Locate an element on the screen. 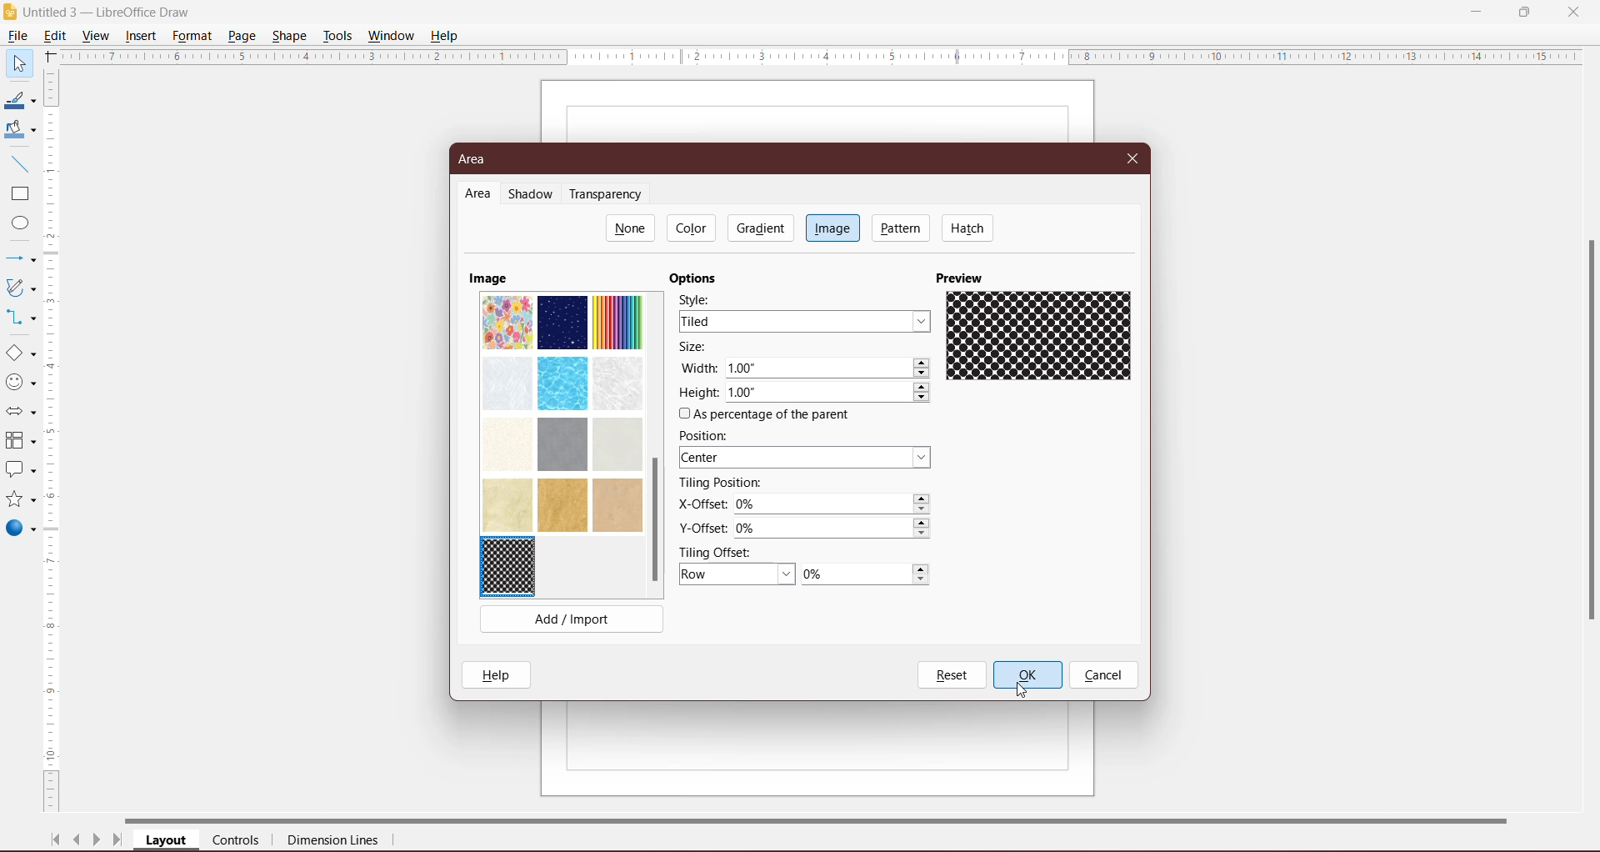  Insert is located at coordinates (142, 36).